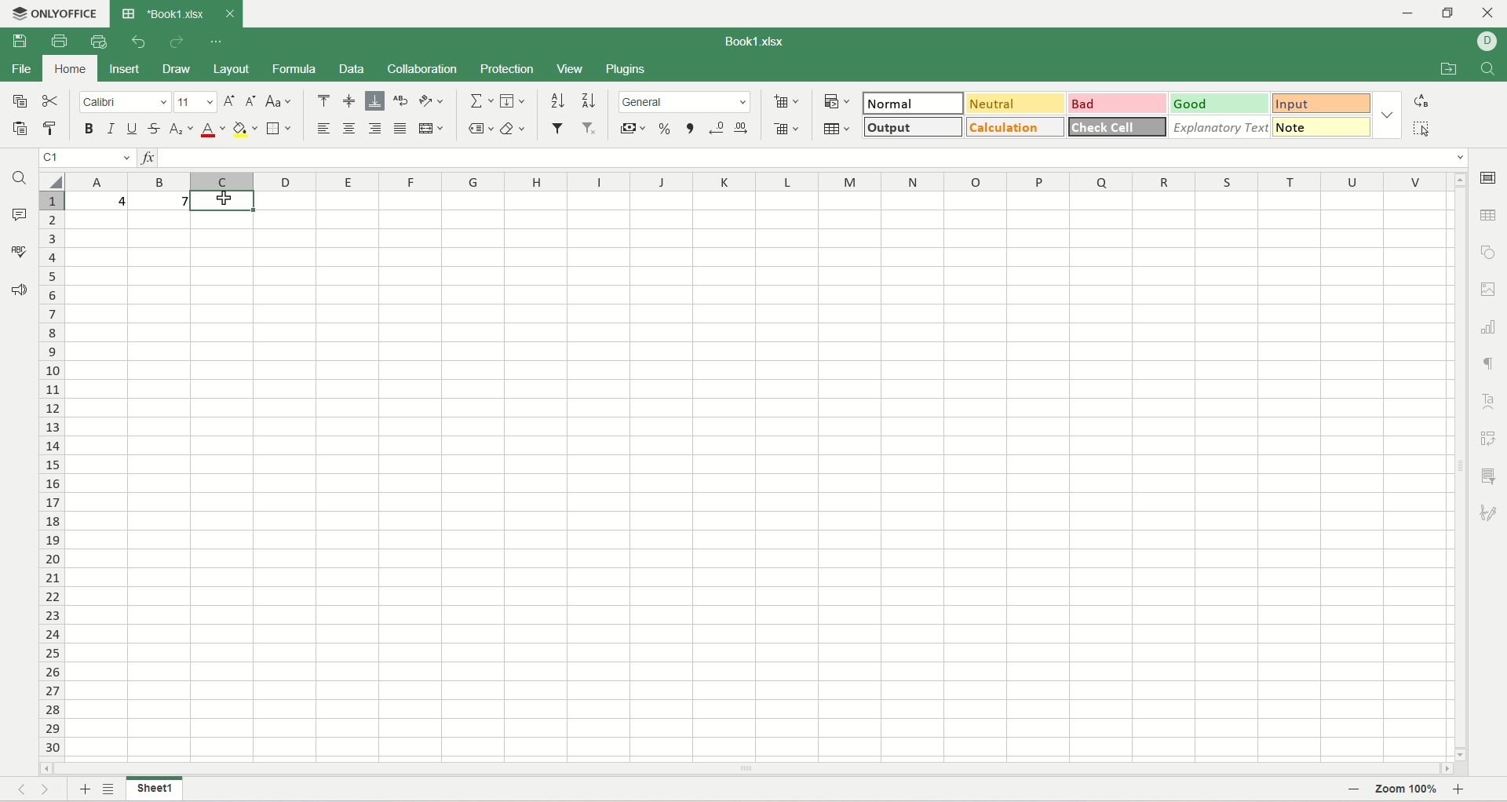  I want to click on paste, so click(21, 130).